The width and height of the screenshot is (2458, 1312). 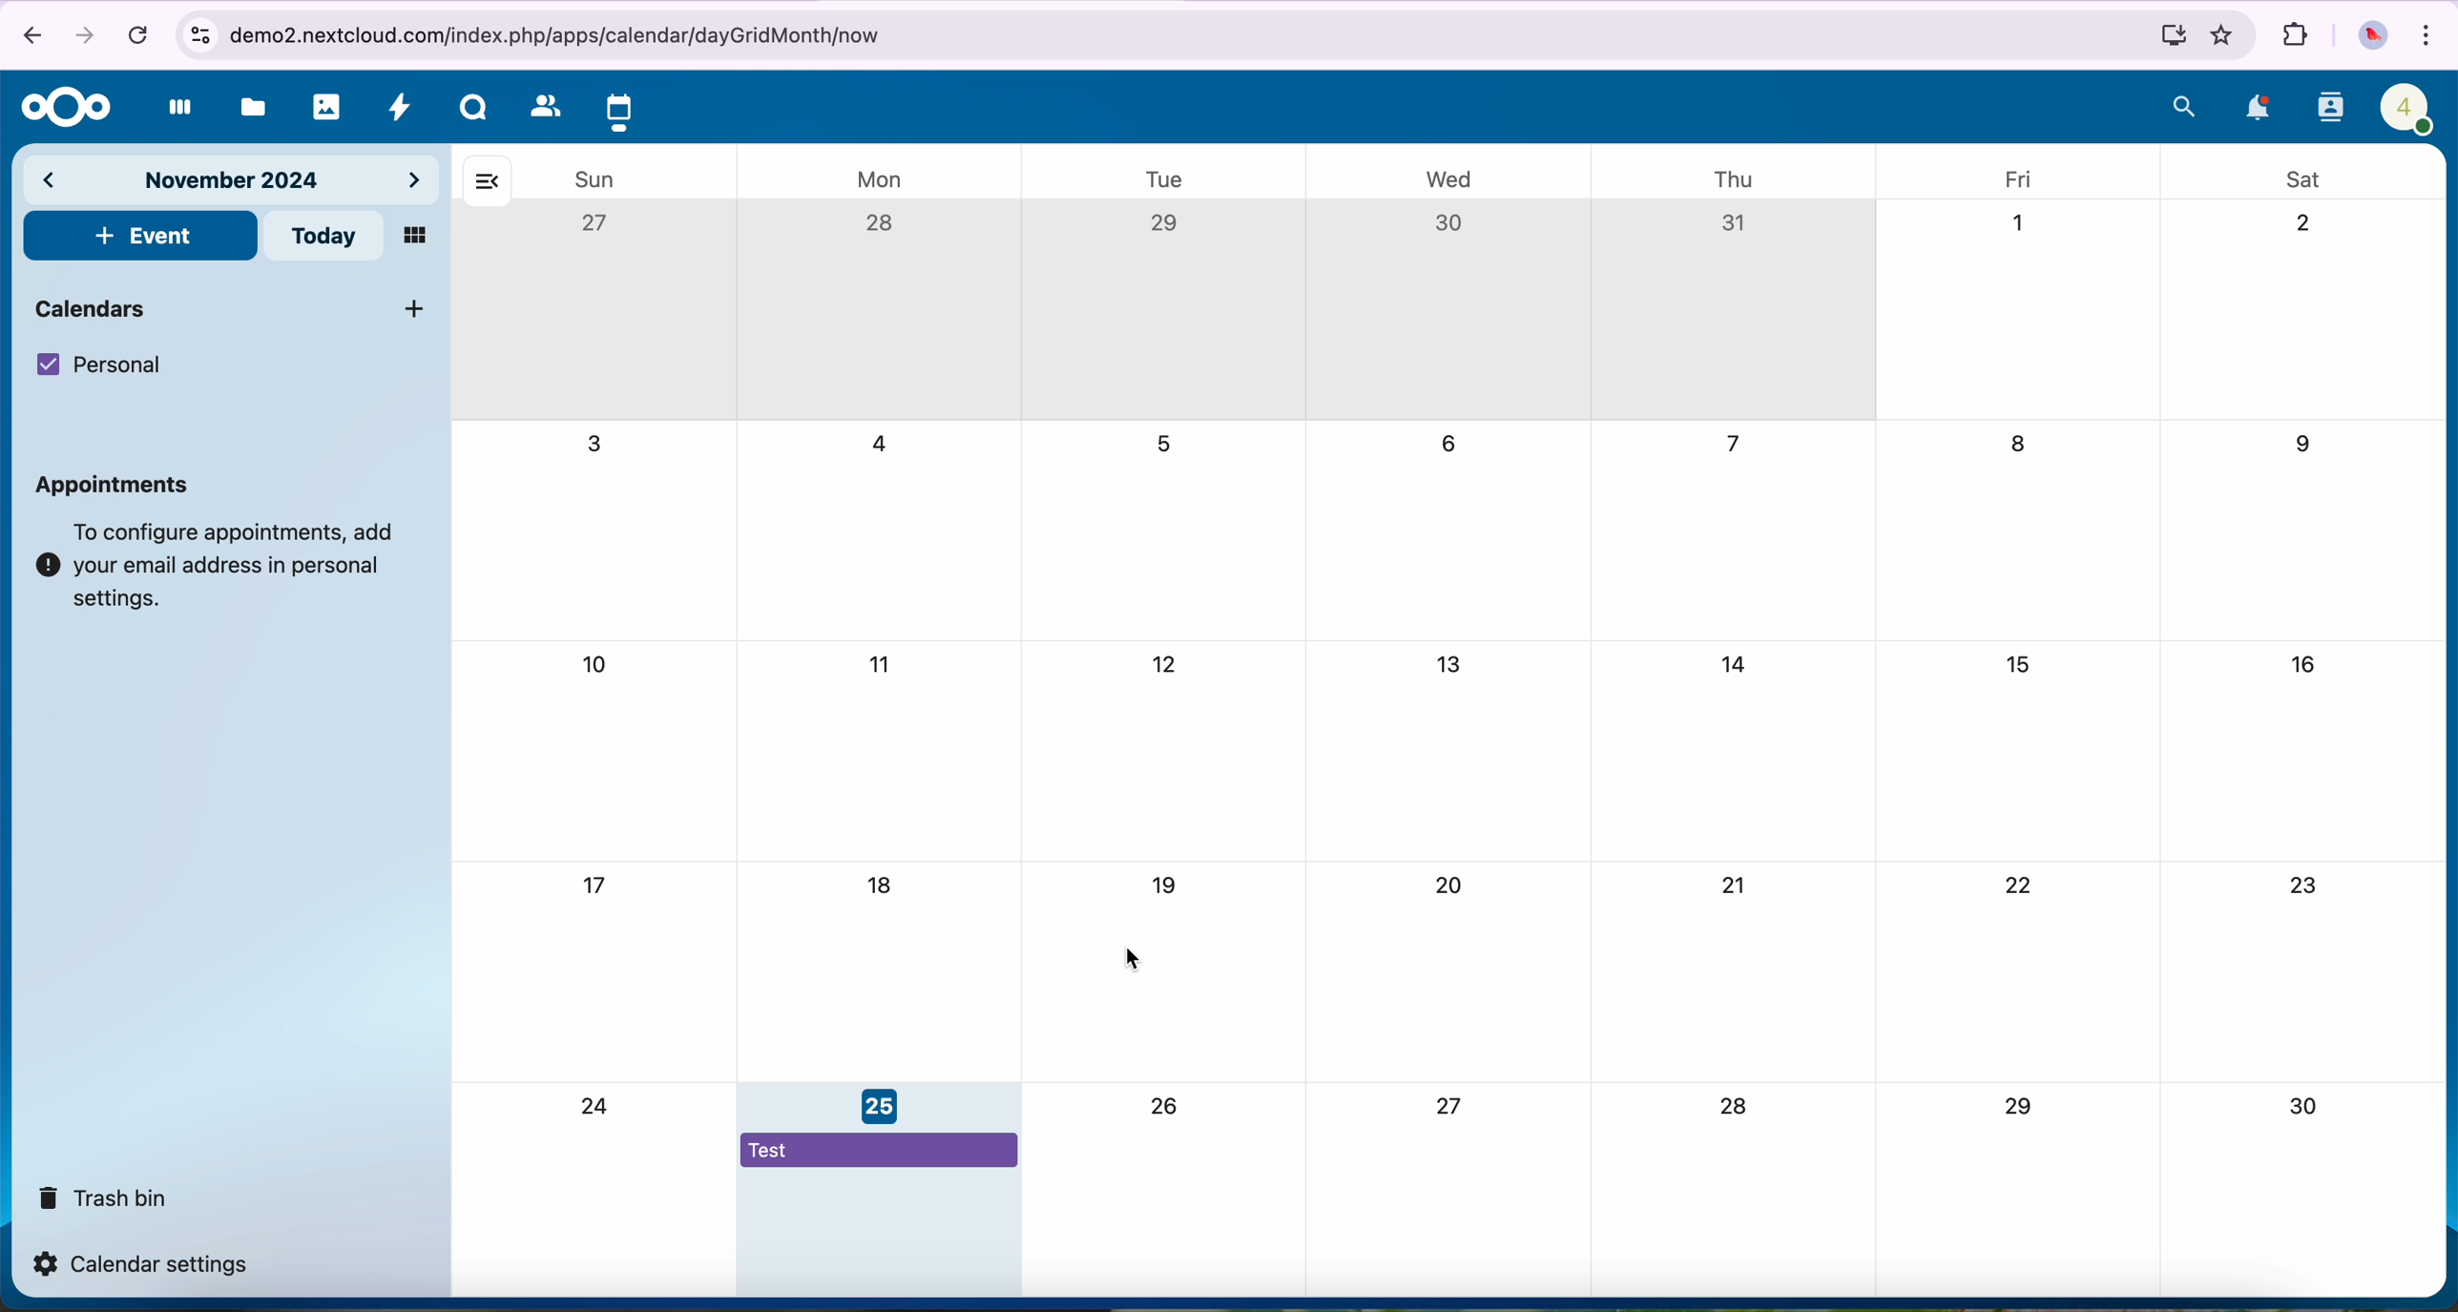 What do you see at coordinates (2300, 446) in the screenshot?
I see `9` at bounding box center [2300, 446].